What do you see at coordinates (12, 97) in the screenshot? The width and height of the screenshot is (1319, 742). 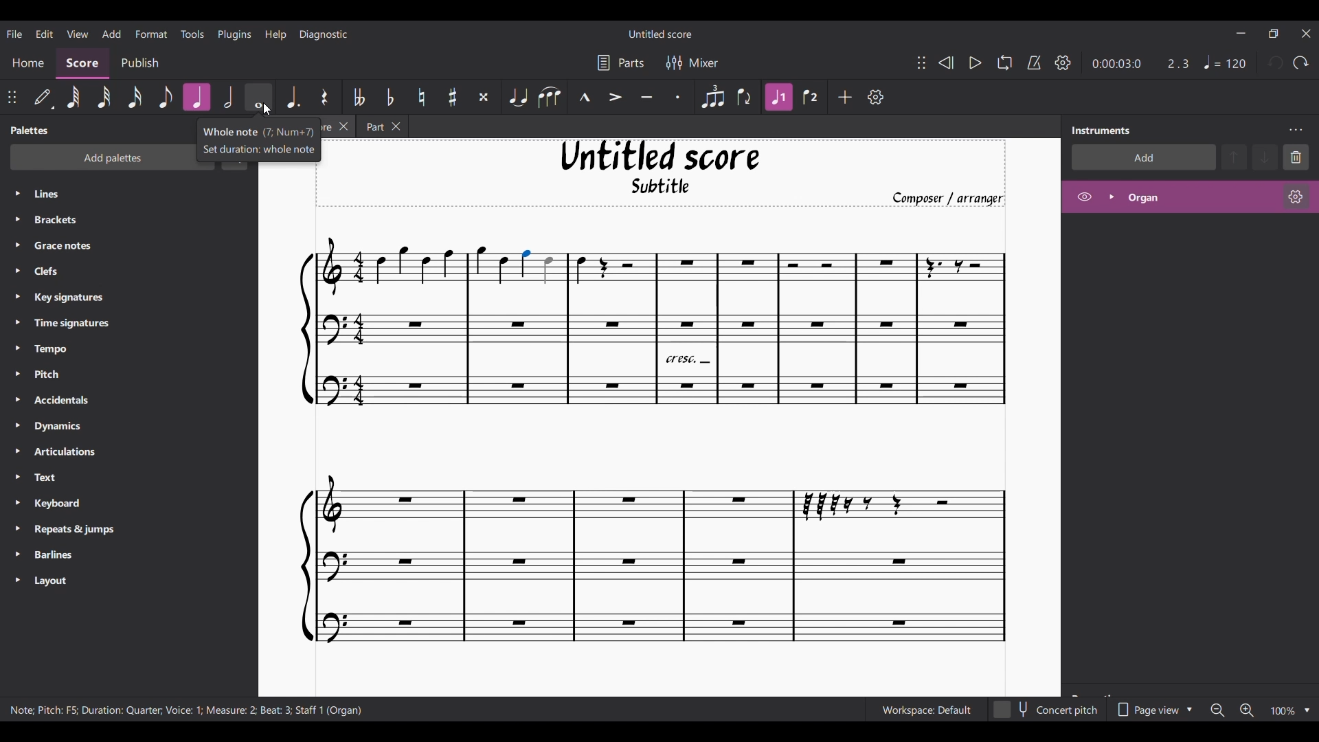 I see `Change position of toolbar attached` at bounding box center [12, 97].